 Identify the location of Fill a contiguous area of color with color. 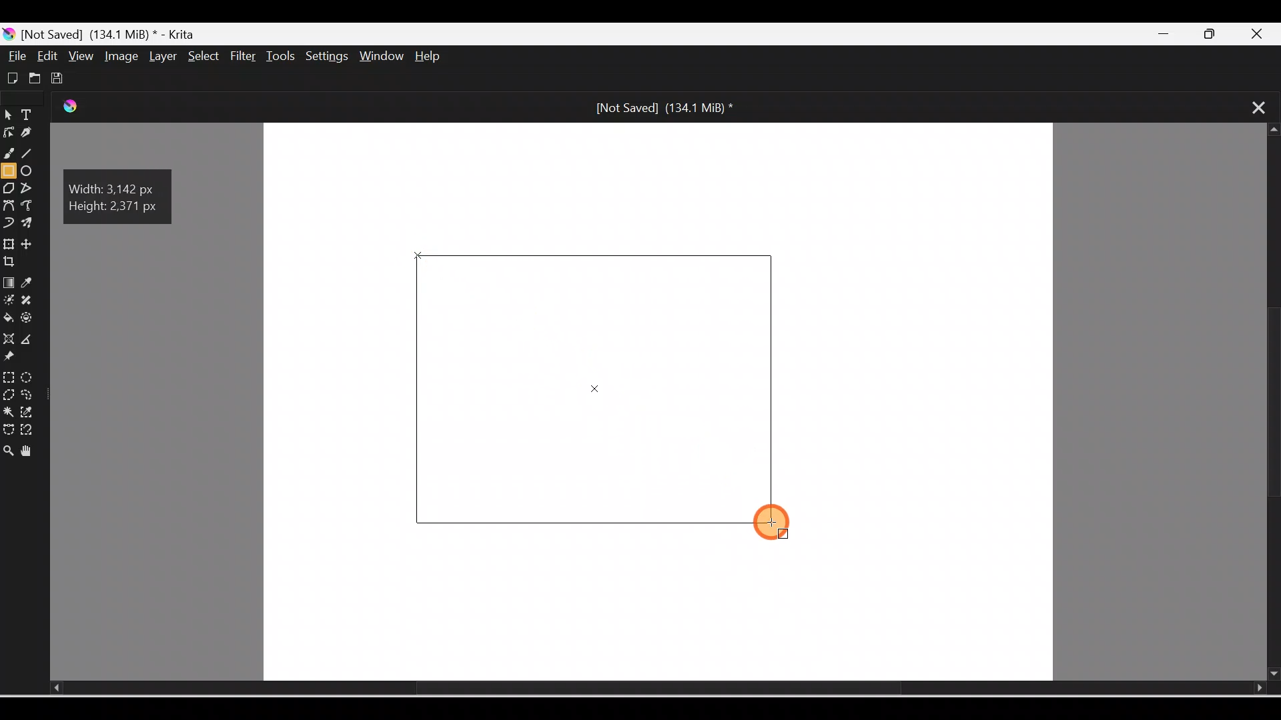
(9, 319).